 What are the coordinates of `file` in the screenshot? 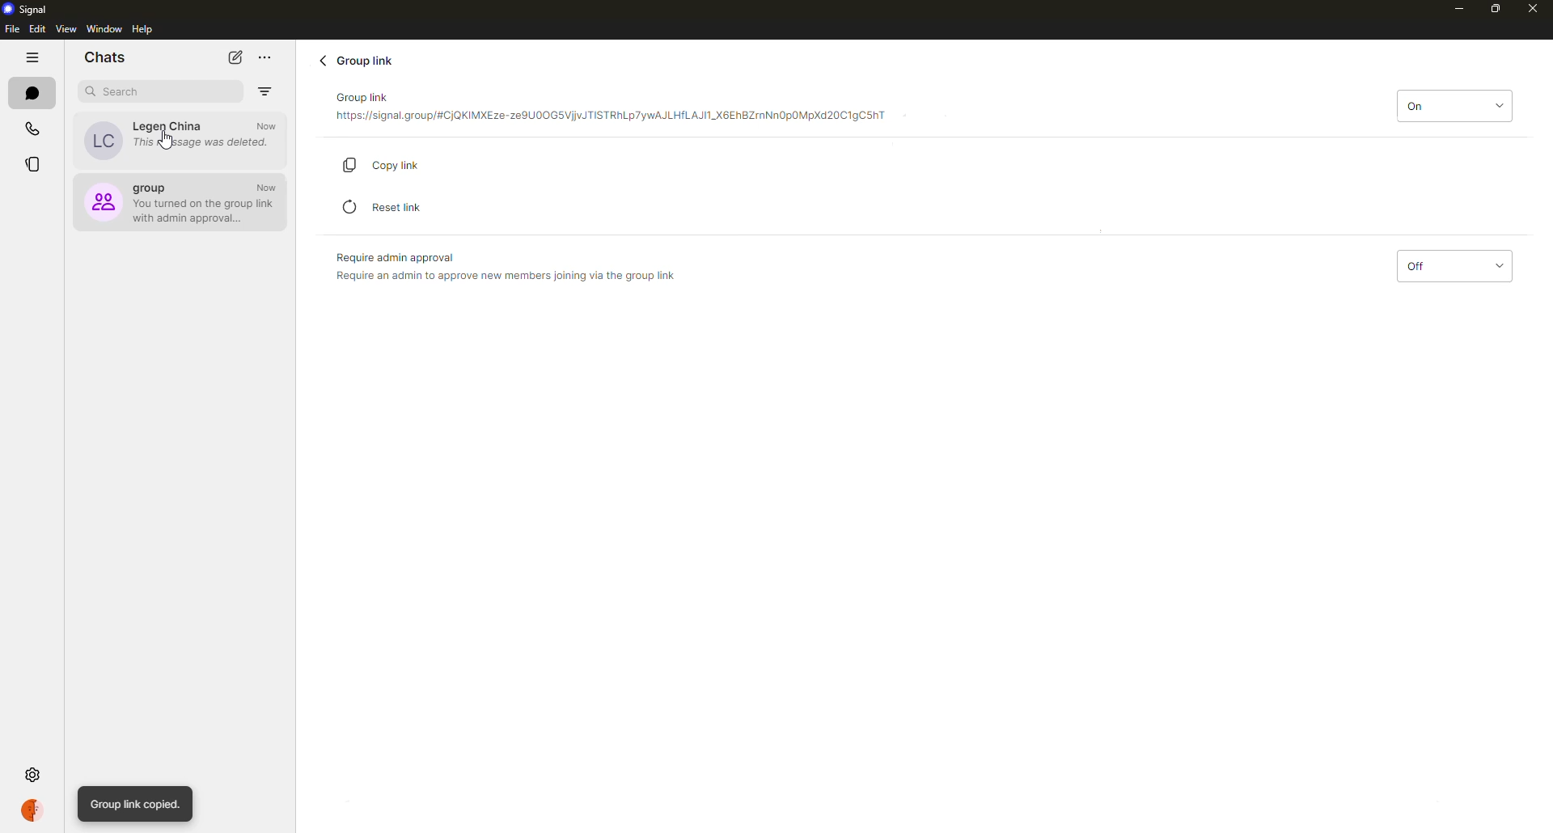 It's located at (11, 29).